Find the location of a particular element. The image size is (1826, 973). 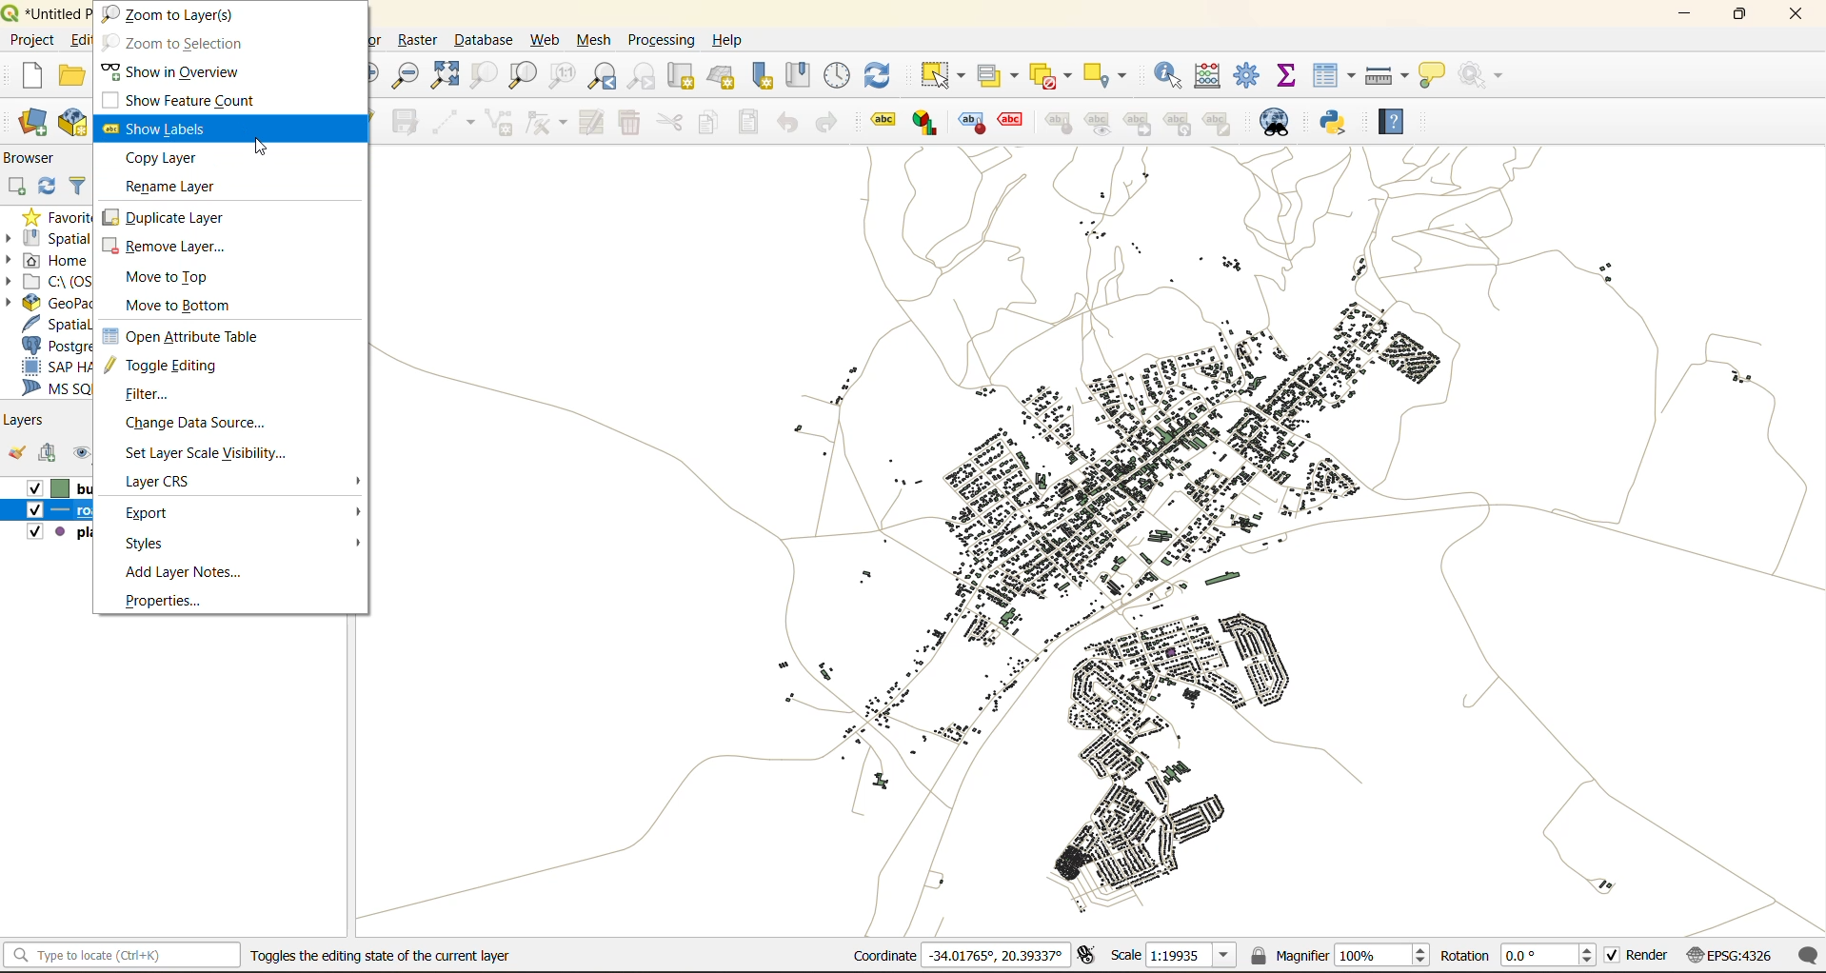

open attribute table is located at coordinates (189, 332).